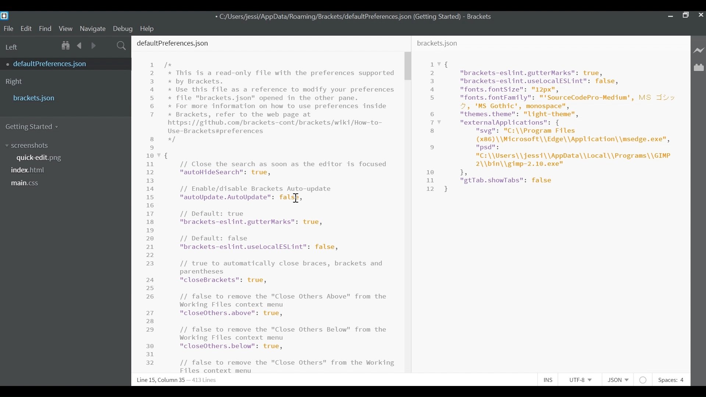  Describe the element at coordinates (35, 127) in the screenshot. I see `Getting Started` at that location.